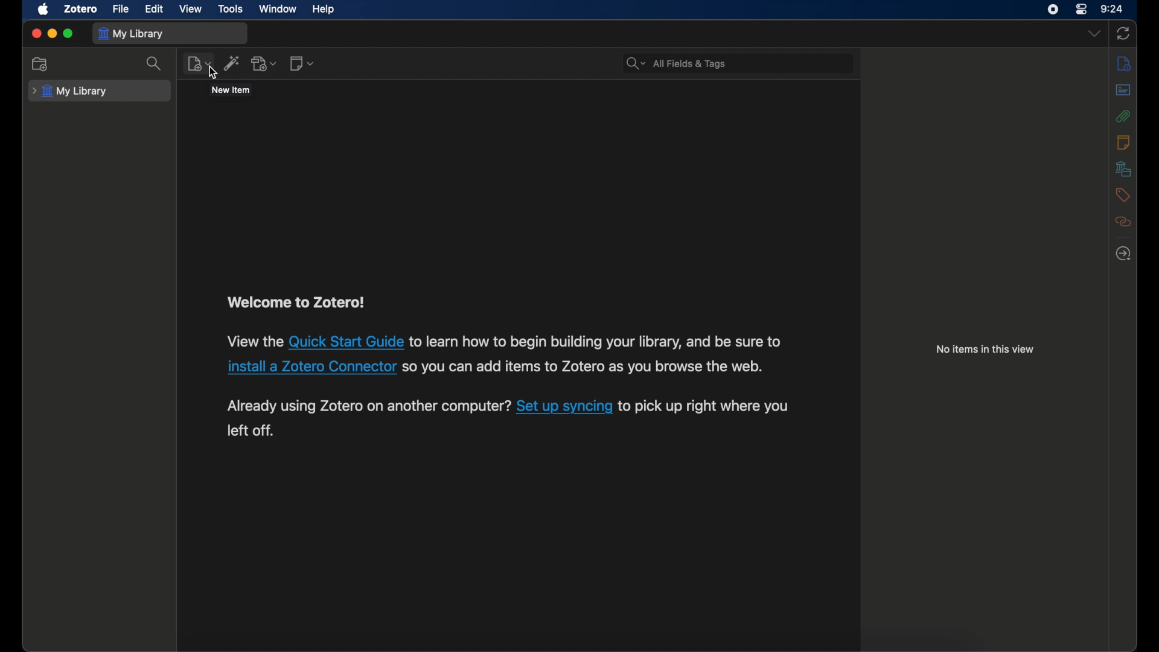  Describe the element at coordinates (1123, 33) in the screenshot. I see `sync` at that location.